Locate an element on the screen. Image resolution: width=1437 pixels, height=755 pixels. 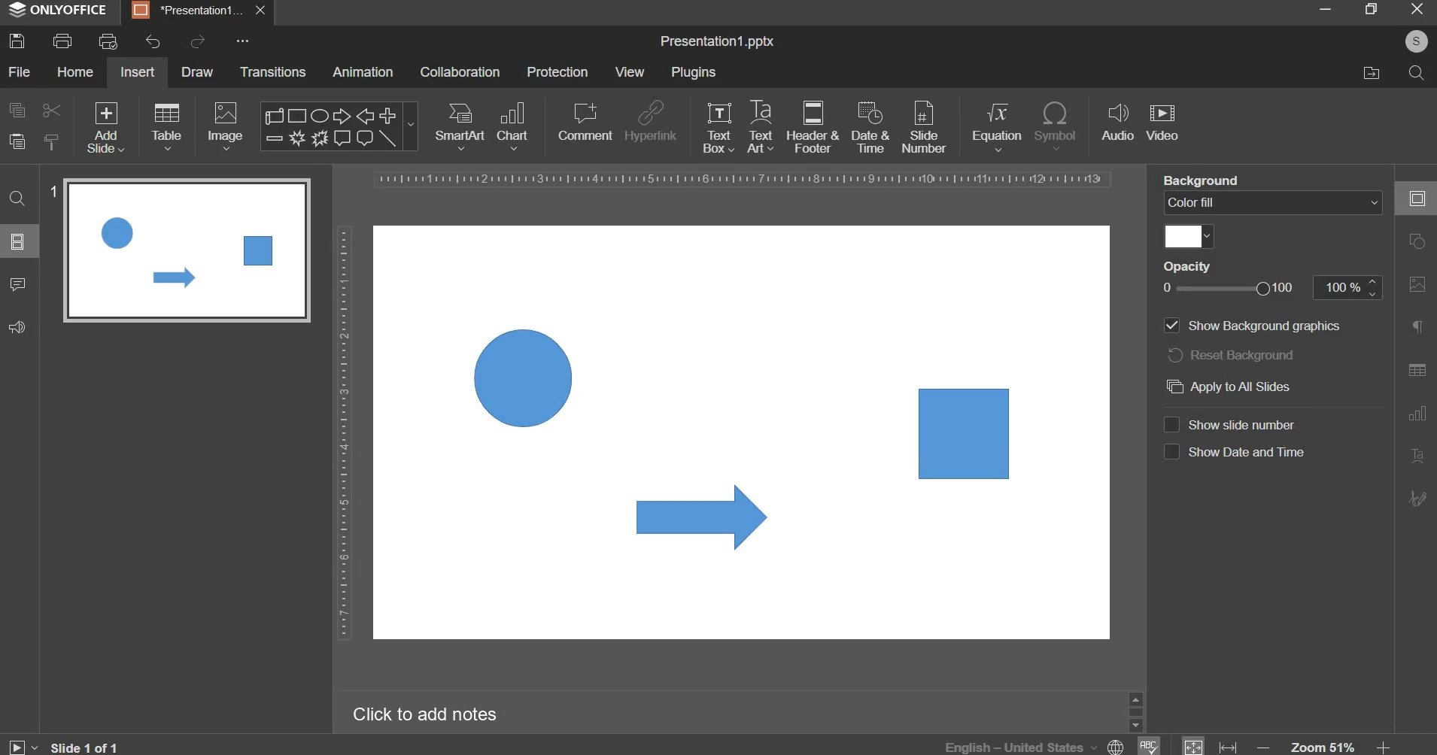
video is located at coordinates (1162, 123).